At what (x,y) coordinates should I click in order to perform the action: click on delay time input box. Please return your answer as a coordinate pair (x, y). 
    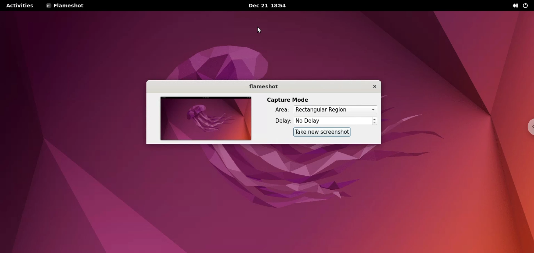
    Looking at the image, I should click on (333, 121).